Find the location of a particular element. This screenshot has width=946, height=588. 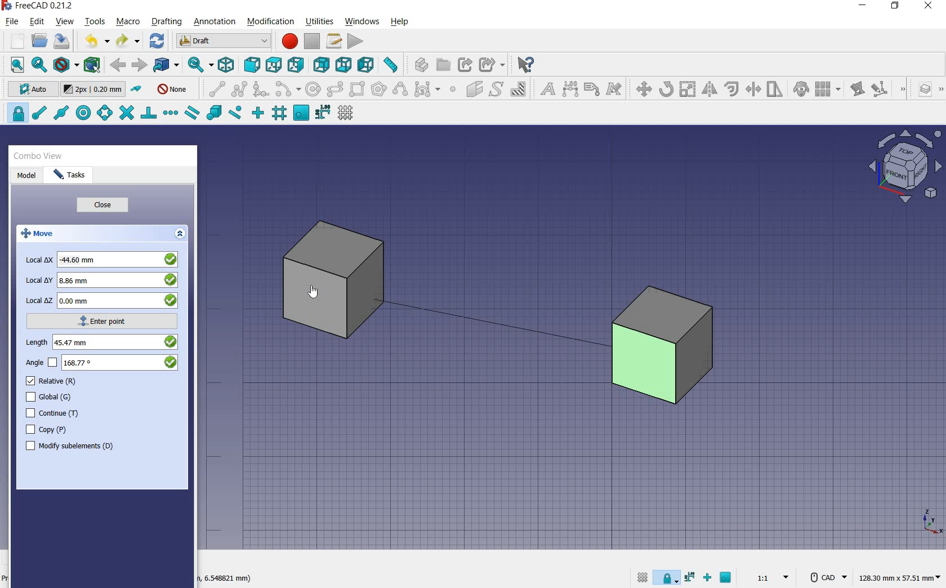

local x is located at coordinates (103, 260).